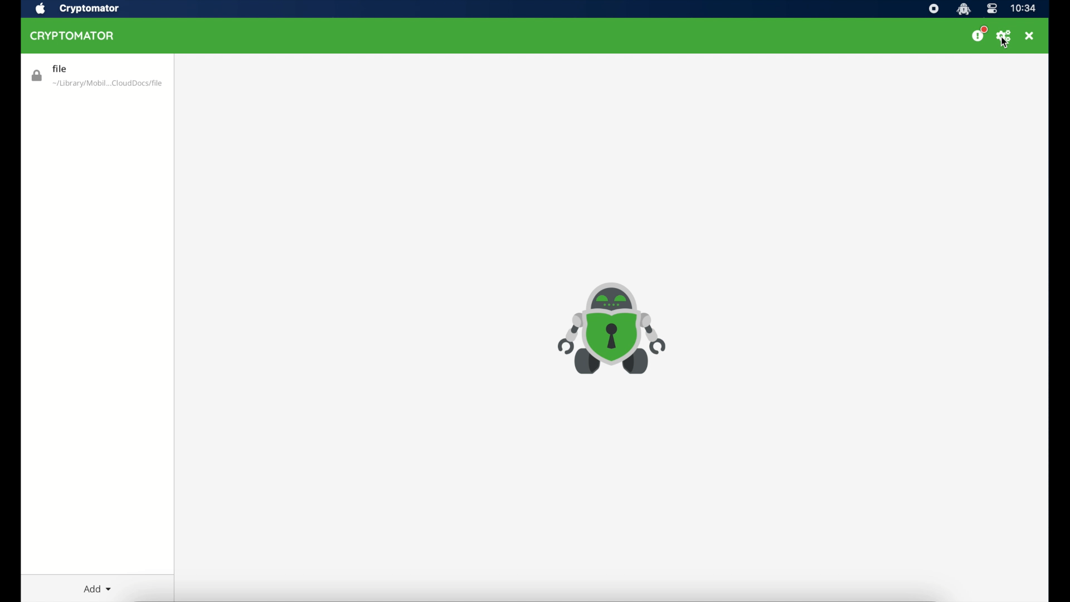  I want to click on cryptomator icon, so click(613, 327).